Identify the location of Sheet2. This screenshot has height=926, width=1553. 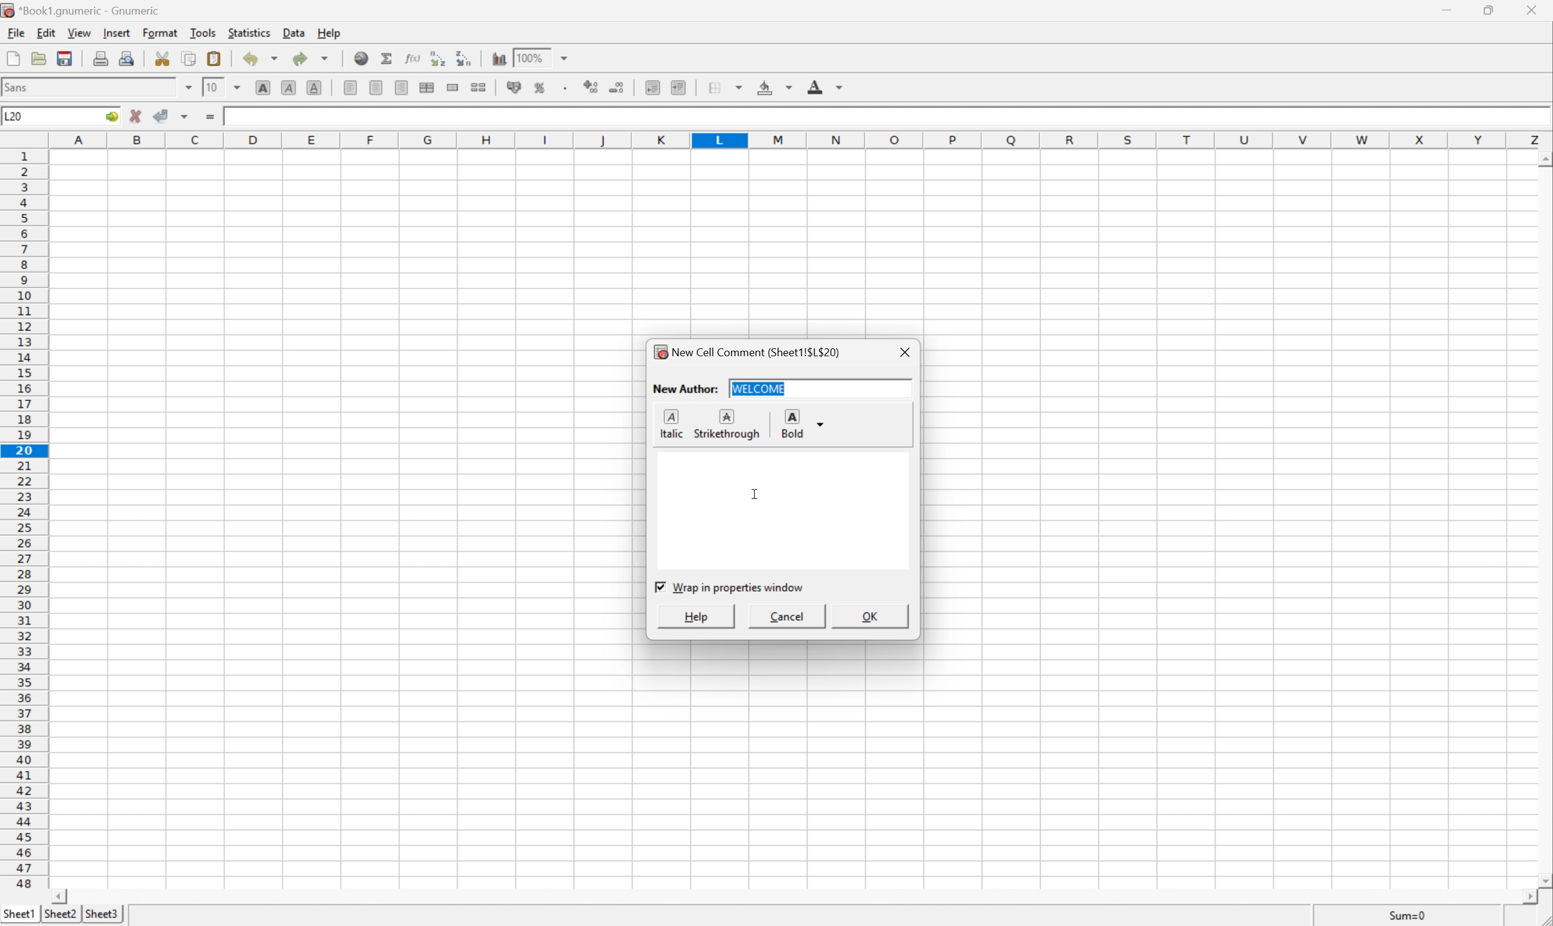
(99, 915).